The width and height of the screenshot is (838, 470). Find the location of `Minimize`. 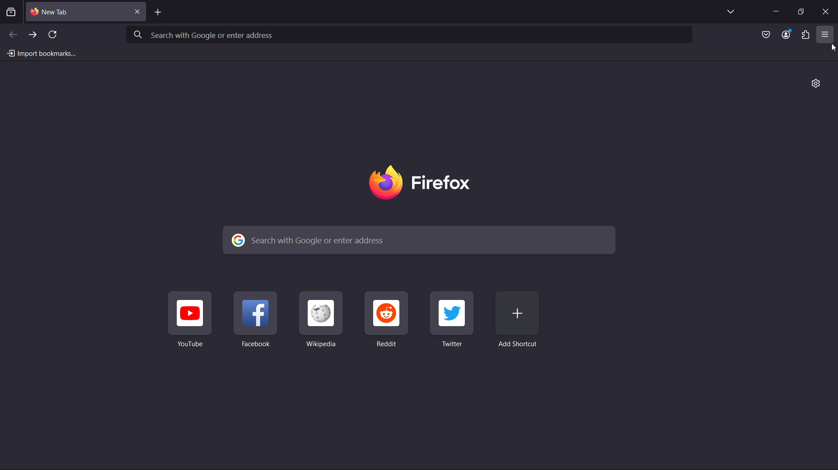

Minimize is located at coordinates (774, 11).